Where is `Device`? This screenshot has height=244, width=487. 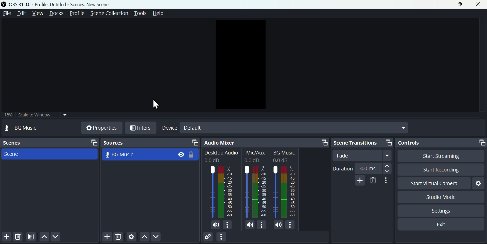
Device is located at coordinates (169, 128).